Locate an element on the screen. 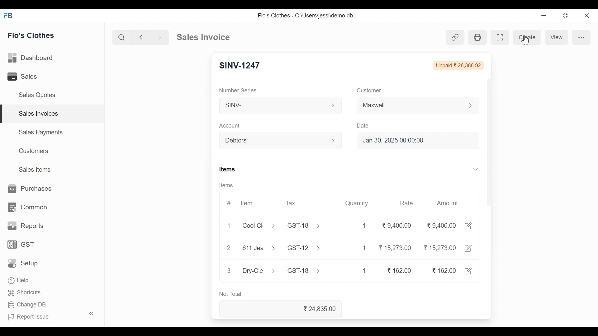 The image size is (598, 336). Maxwell is located at coordinates (410, 106).